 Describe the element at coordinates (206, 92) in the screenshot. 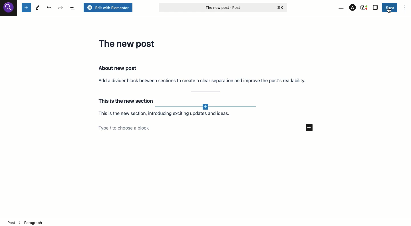

I see `Separator` at that location.